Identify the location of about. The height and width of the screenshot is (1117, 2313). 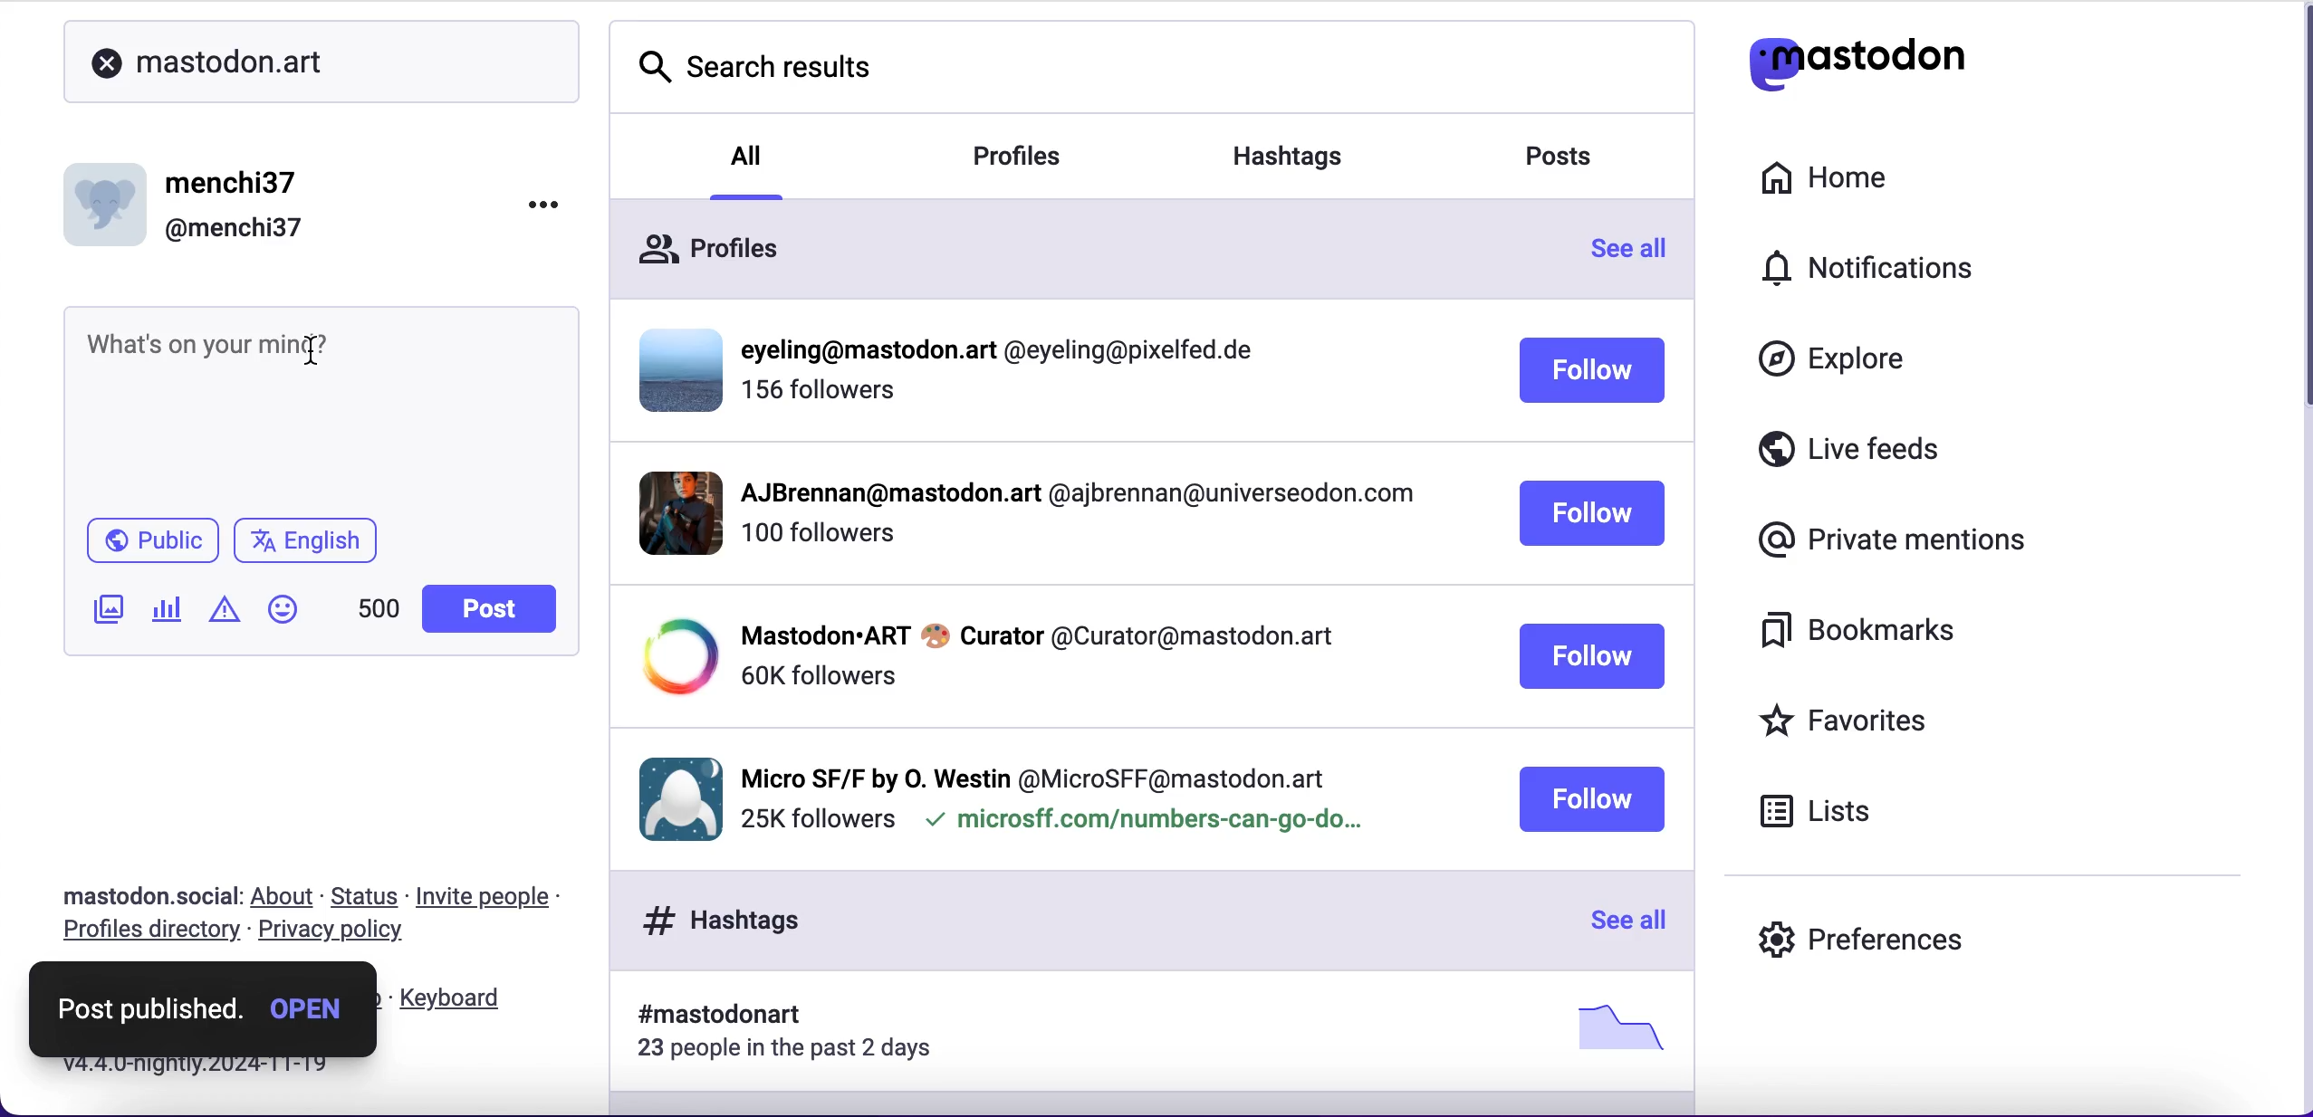
(286, 898).